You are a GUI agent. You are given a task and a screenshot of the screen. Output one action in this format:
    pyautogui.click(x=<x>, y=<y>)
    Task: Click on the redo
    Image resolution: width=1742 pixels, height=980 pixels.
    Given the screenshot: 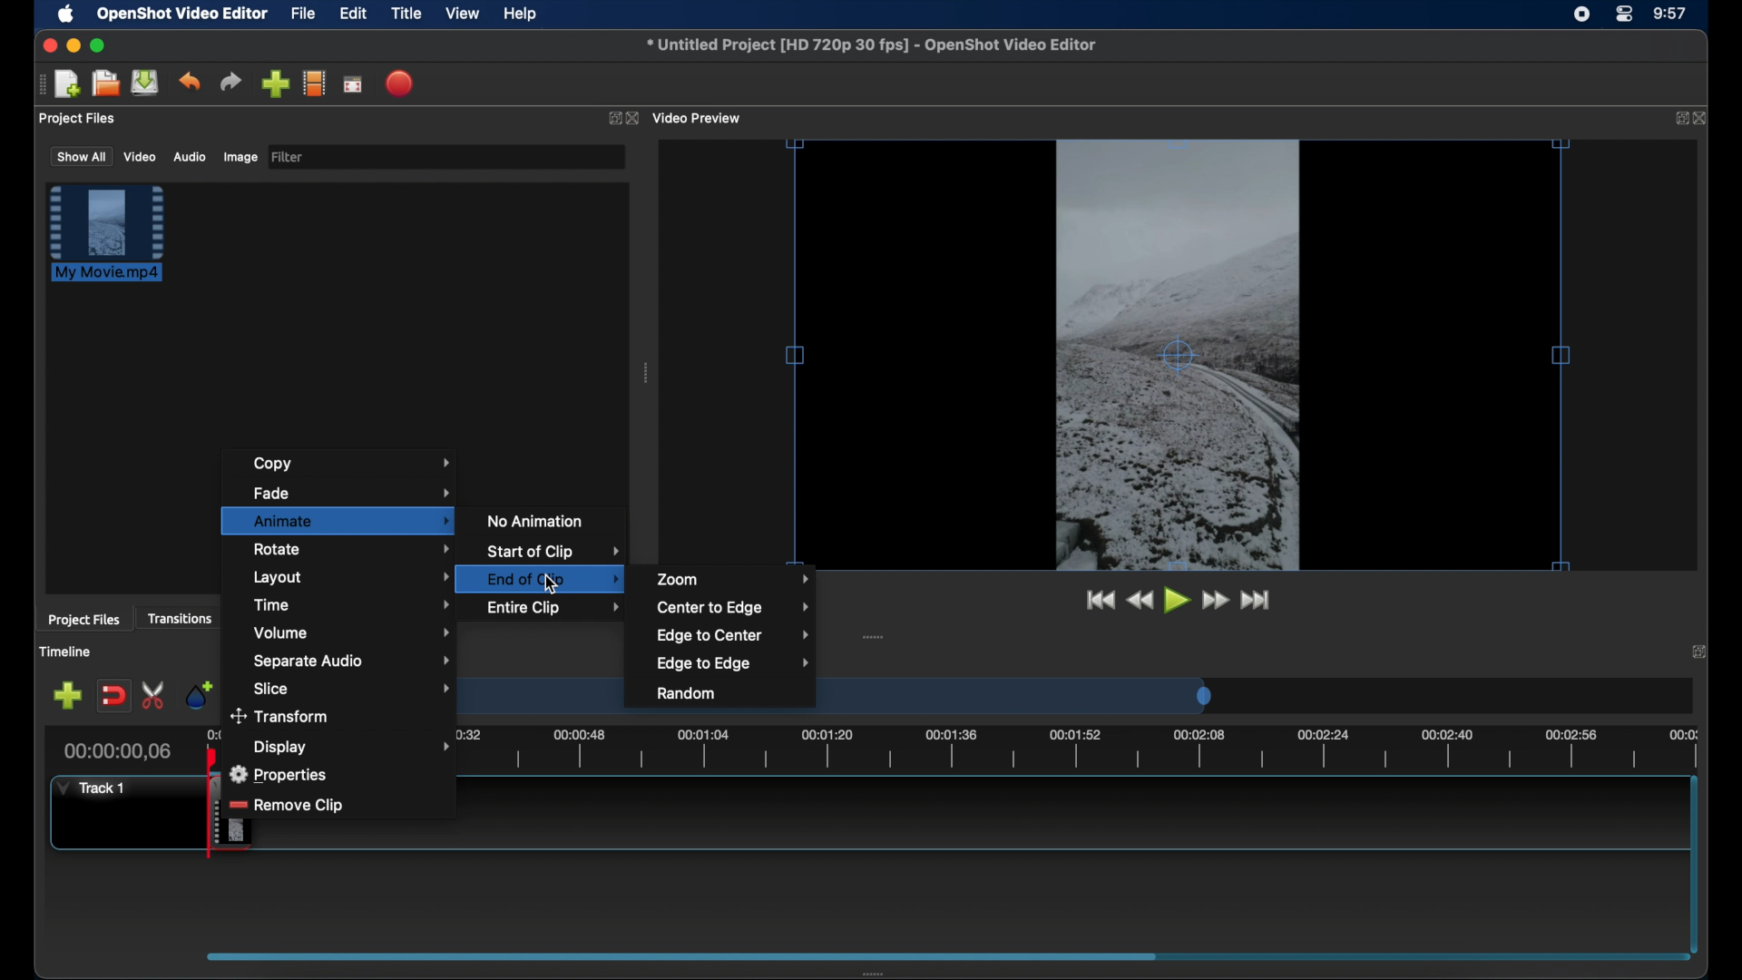 What is the action you would take?
    pyautogui.click(x=230, y=82)
    